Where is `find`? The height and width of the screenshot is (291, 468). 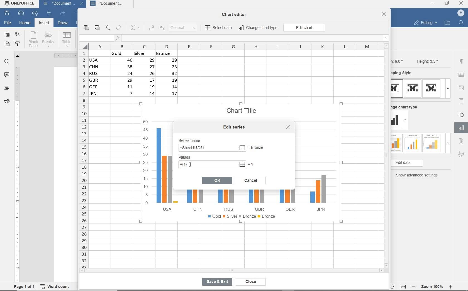
find is located at coordinates (7, 62).